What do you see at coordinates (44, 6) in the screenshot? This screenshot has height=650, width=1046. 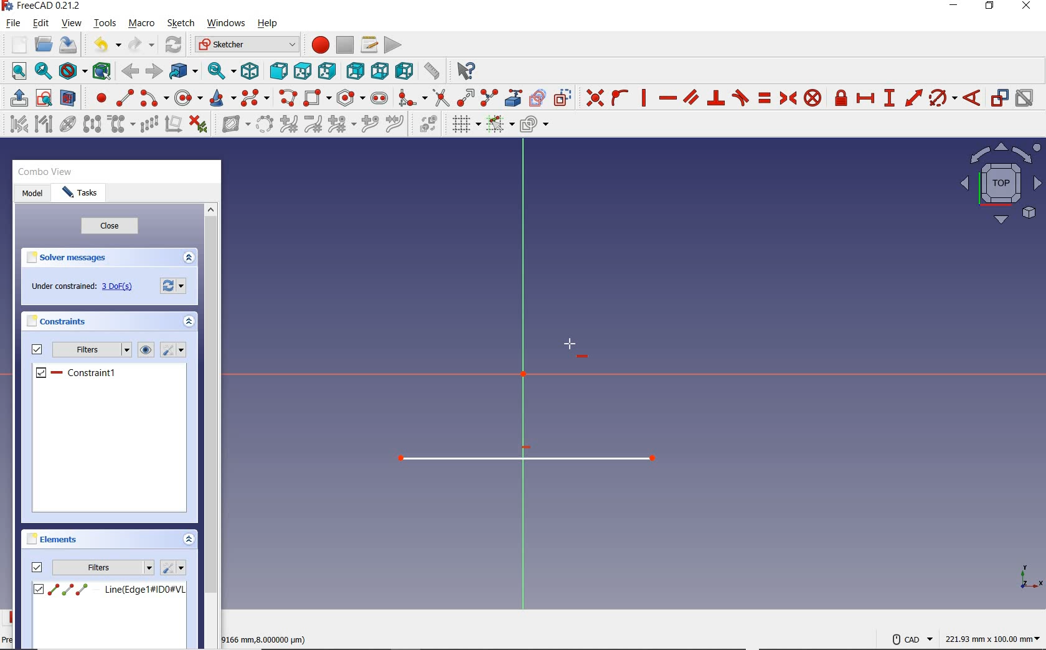 I see `SYSTEM NAME` at bounding box center [44, 6].